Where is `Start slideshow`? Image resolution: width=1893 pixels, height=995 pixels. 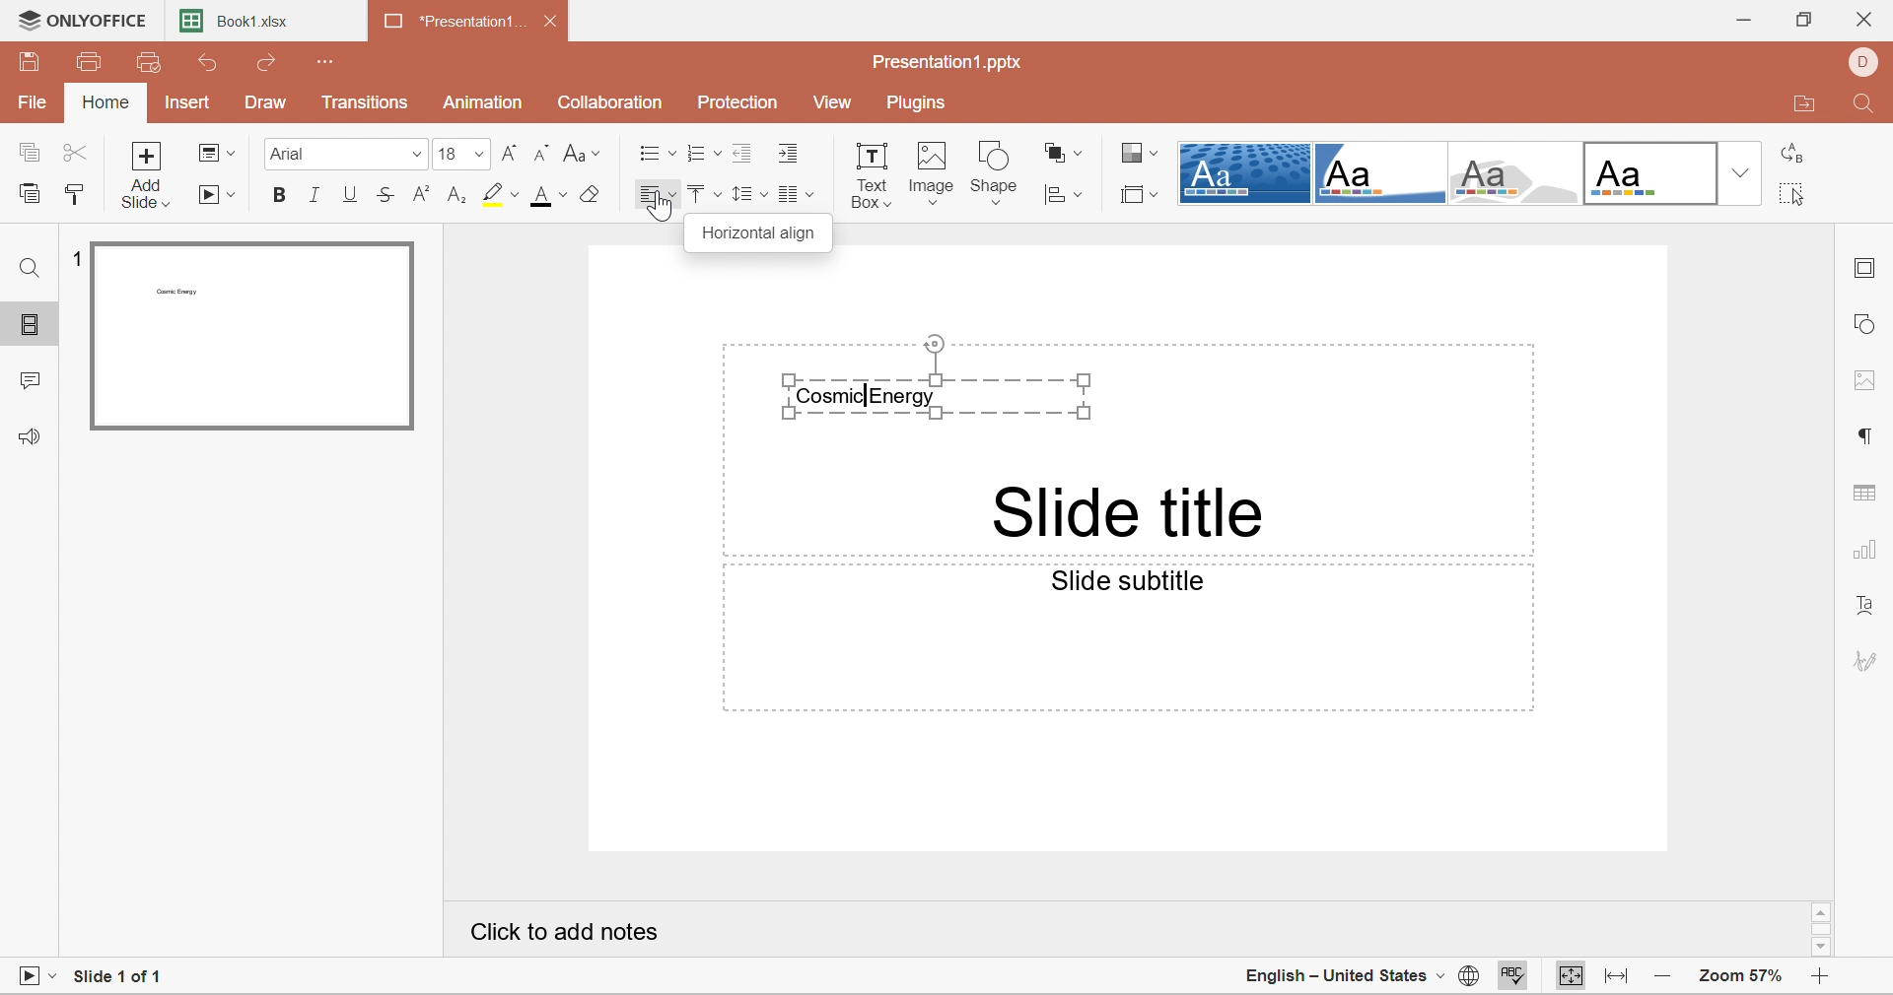 Start slideshow is located at coordinates (36, 973).